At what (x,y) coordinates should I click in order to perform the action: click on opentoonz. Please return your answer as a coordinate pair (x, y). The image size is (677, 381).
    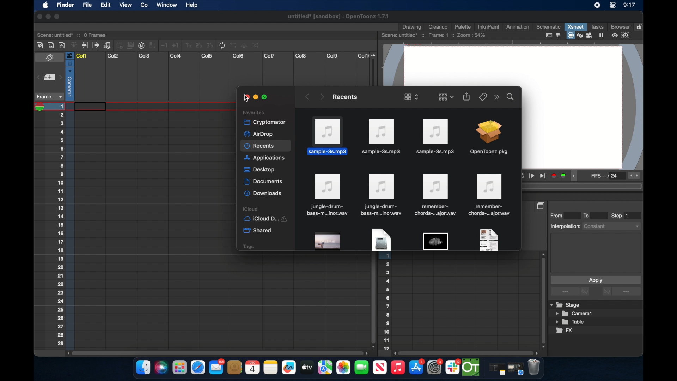
    Looking at the image, I should click on (471, 368).